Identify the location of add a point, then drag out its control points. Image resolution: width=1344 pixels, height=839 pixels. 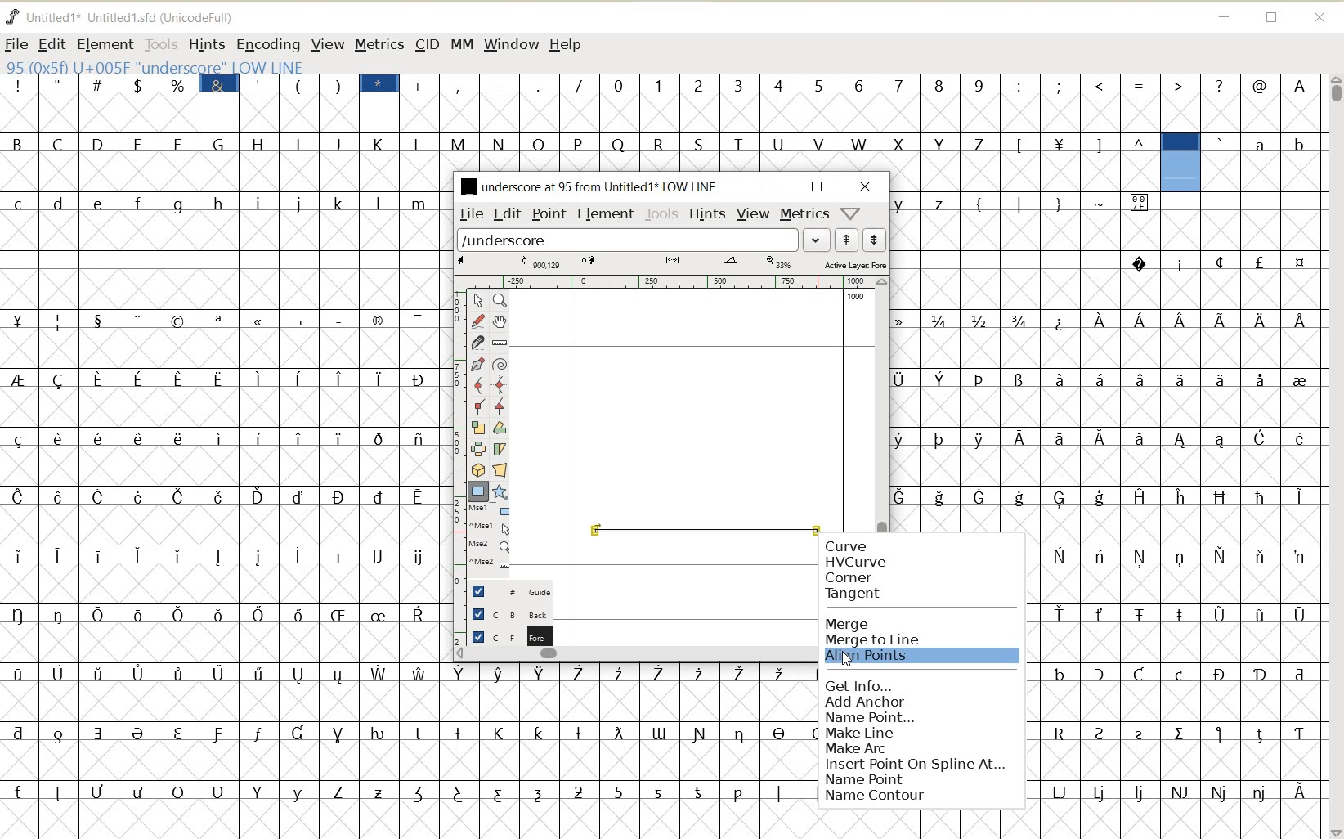
(478, 365).